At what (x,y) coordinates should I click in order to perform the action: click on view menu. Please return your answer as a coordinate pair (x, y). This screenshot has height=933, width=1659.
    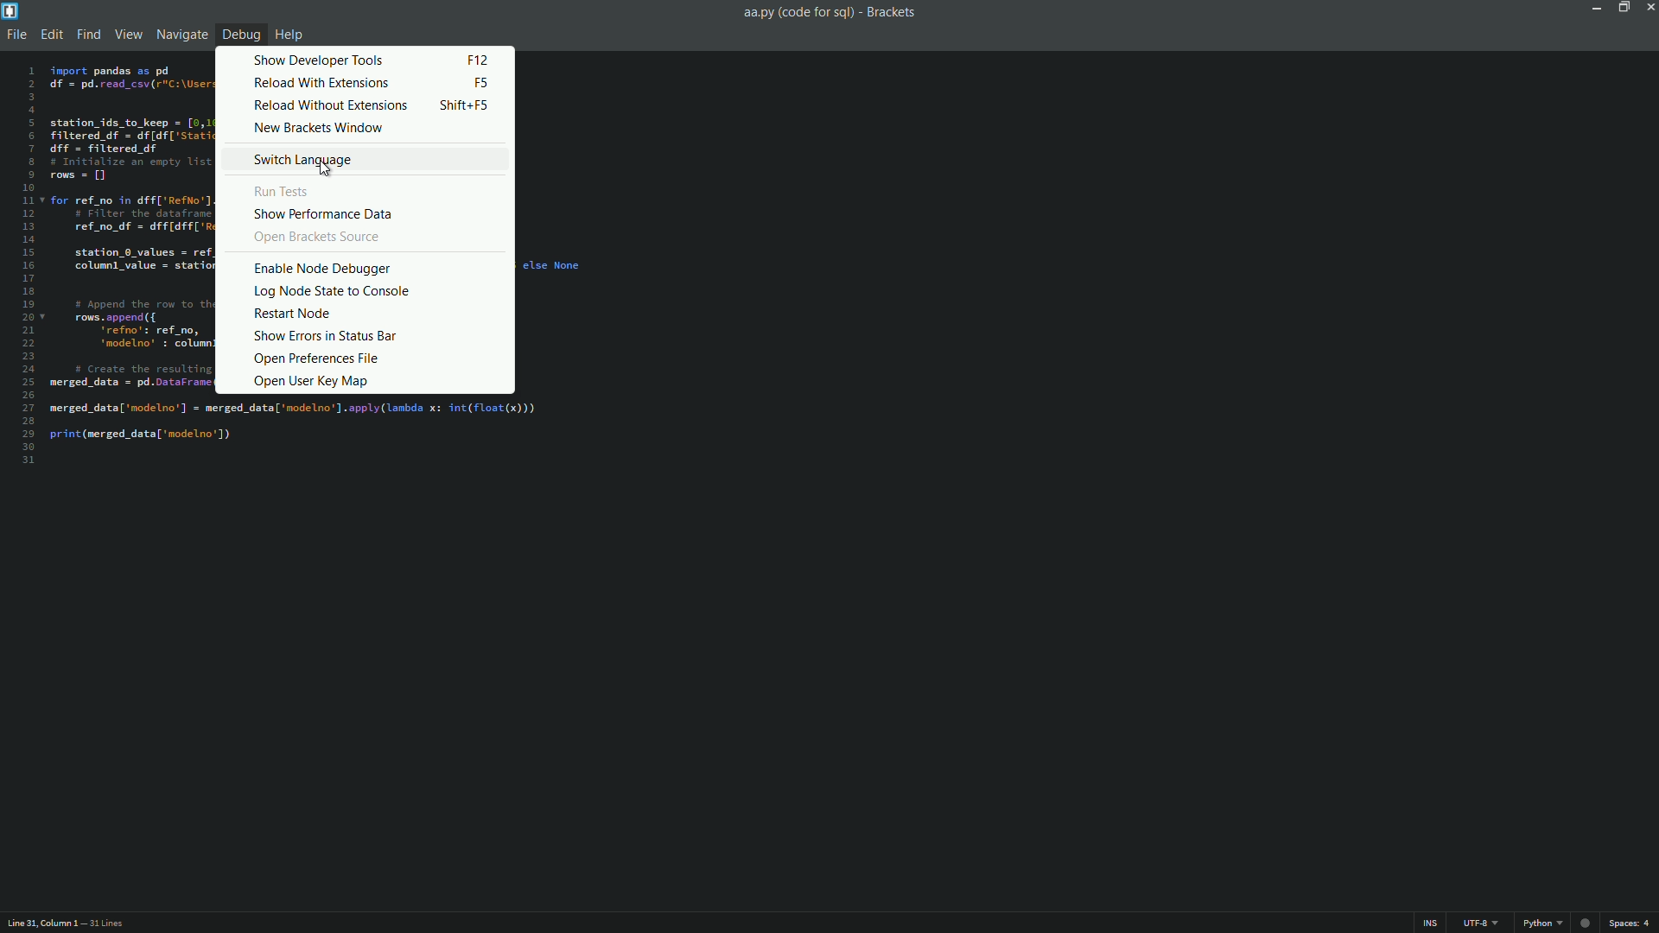
    Looking at the image, I should click on (127, 34).